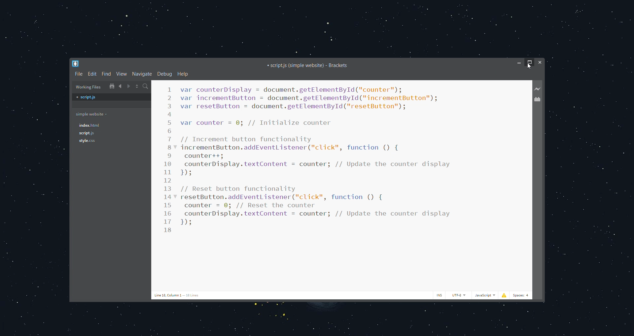  What do you see at coordinates (318, 156) in the screenshot?
I see `Increment and Reset button functionality Code` at bounding box center [318, 156].